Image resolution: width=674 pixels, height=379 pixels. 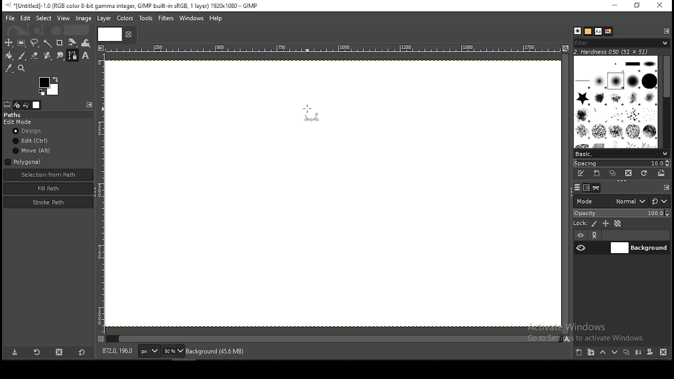 What do you see at coordinates (580, 223) in the screenshot?
I see `lock` at bounding box center [580, 223].